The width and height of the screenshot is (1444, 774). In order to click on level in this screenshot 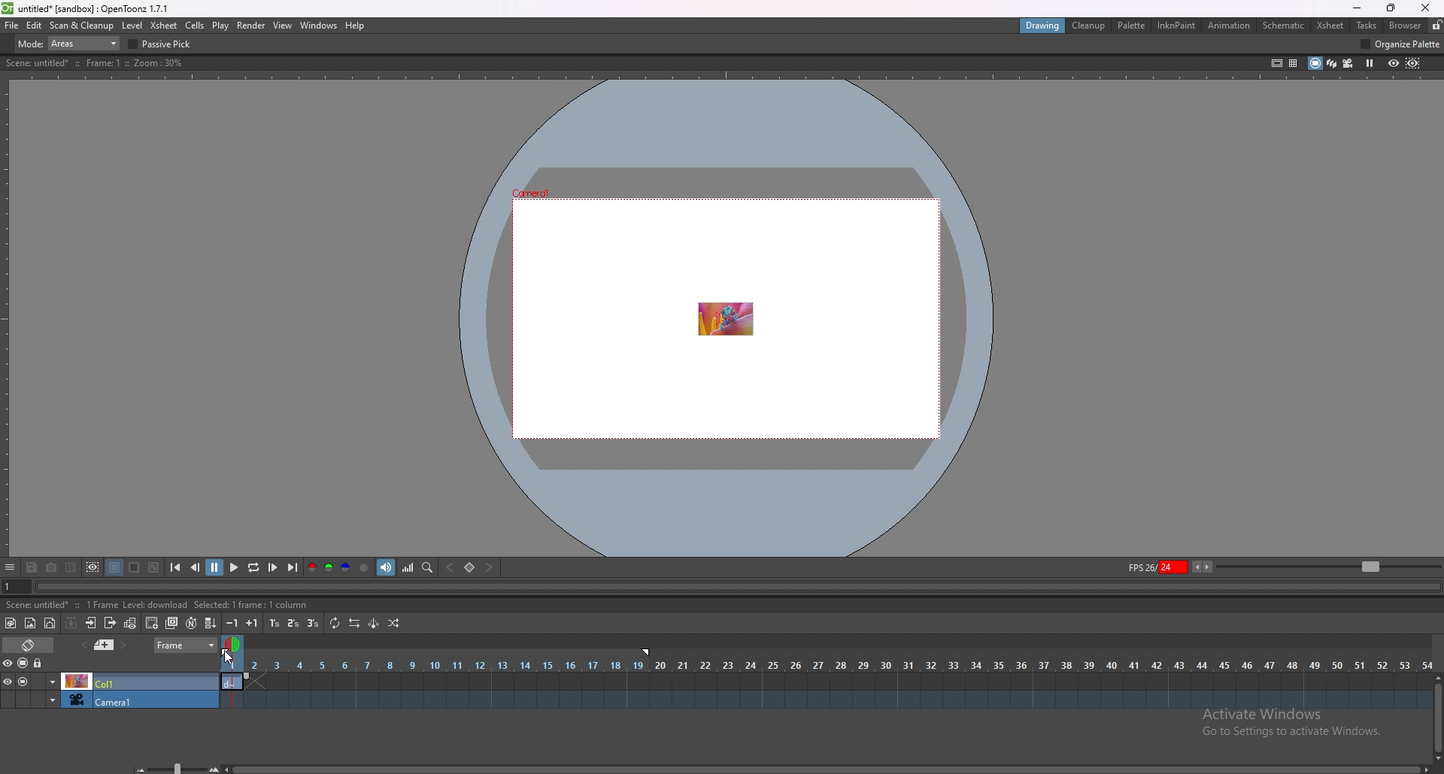, I will do `click(132, 26)`.